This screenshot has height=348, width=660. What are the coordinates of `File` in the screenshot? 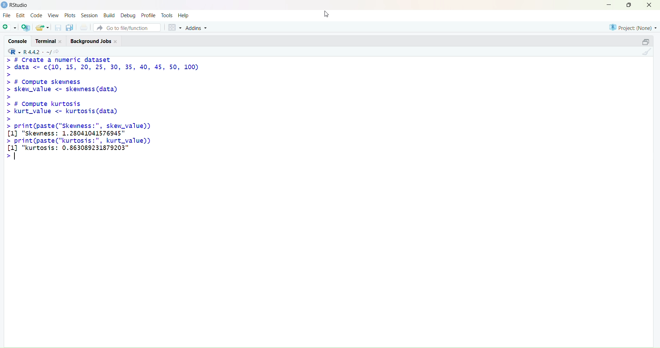 It's located at (7, 16).